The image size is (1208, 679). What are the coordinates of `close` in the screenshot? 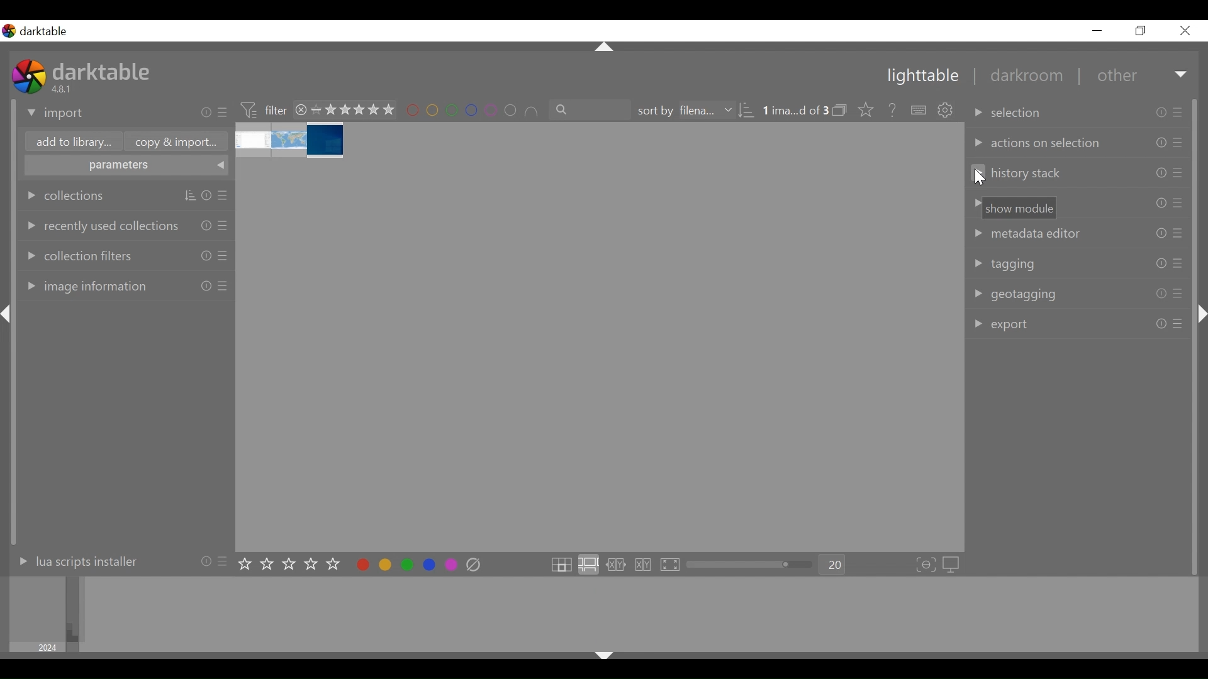 It's located at (301, 109).